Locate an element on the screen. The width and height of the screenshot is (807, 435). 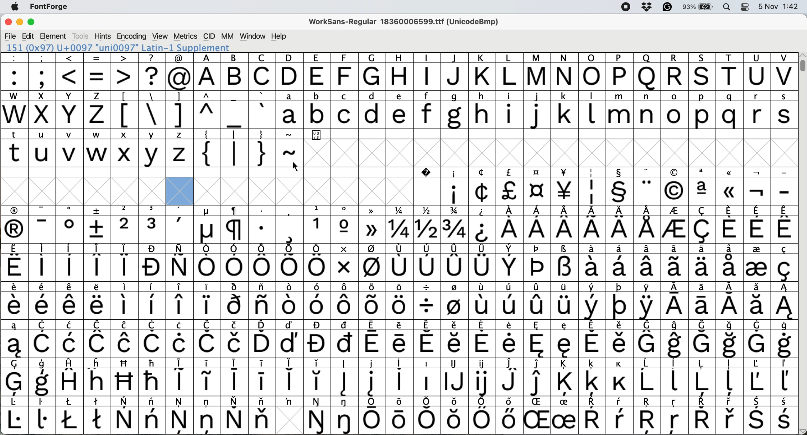
symbol is located at coordinates (179, 262).